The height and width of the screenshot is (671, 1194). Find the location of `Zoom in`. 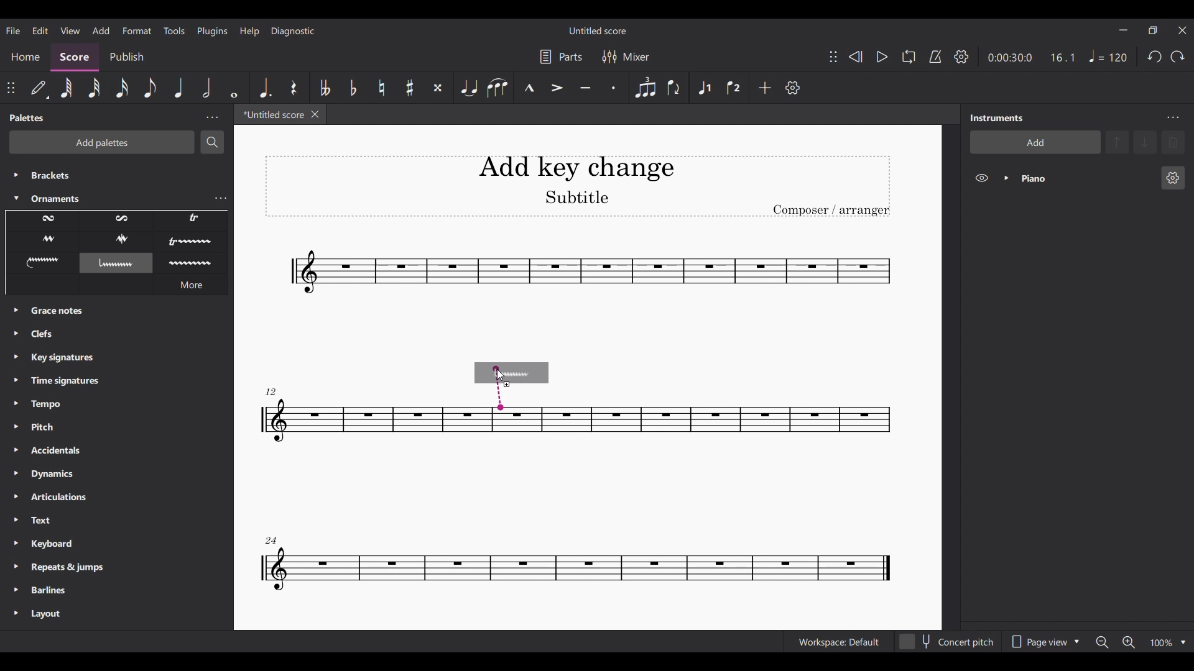

Zoom in is located at coordinates (1129, 642).